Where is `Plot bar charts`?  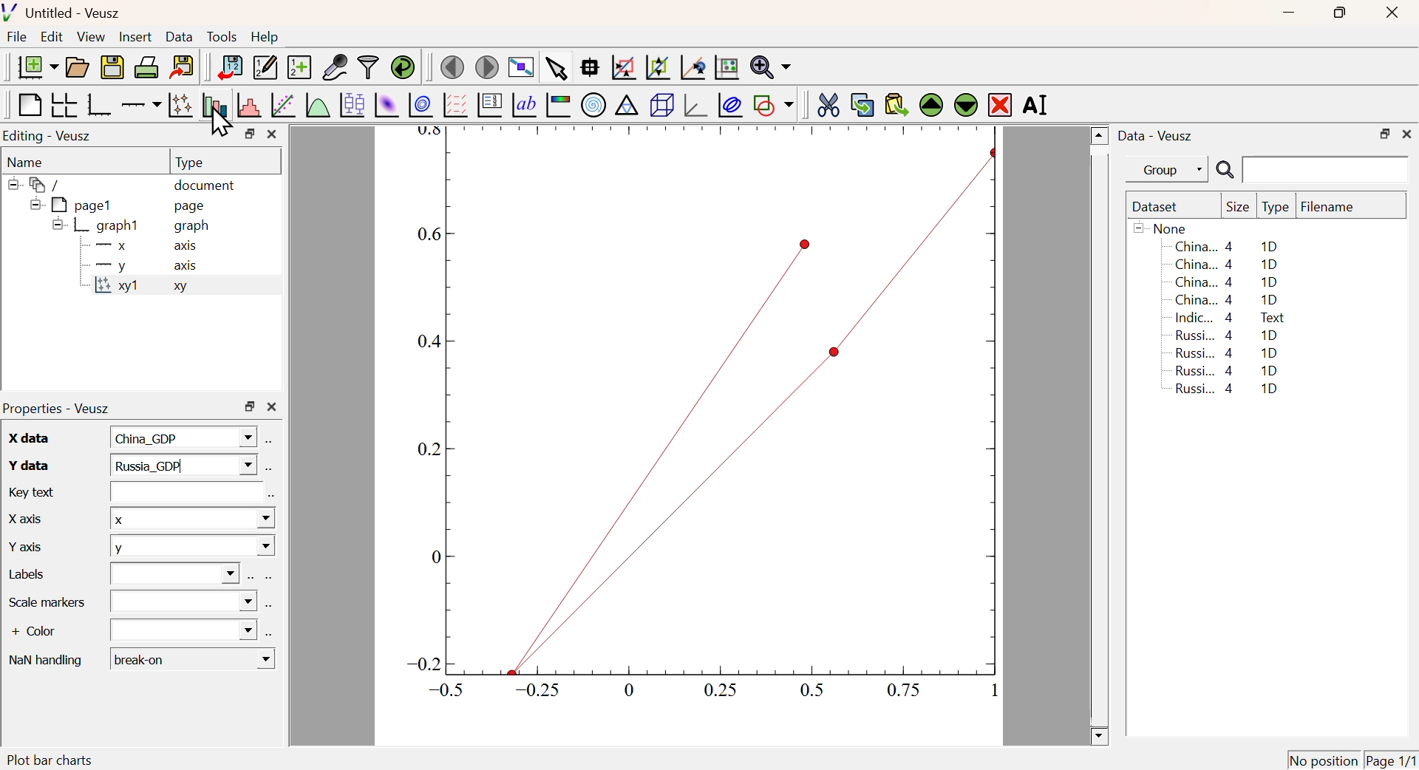
Plot bar charts is located at coordinates (50, 759).